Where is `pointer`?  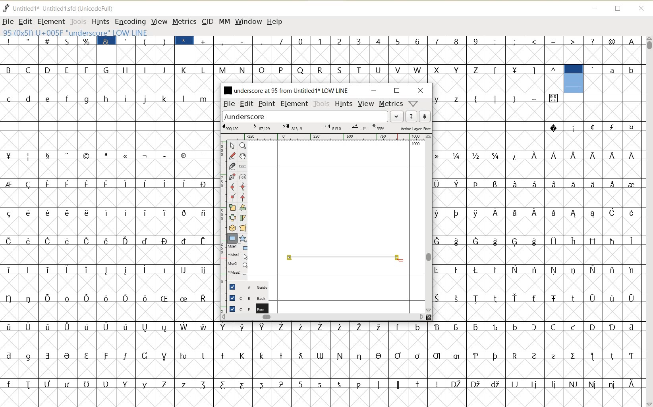 pointer is located at coordinates (232, 146).